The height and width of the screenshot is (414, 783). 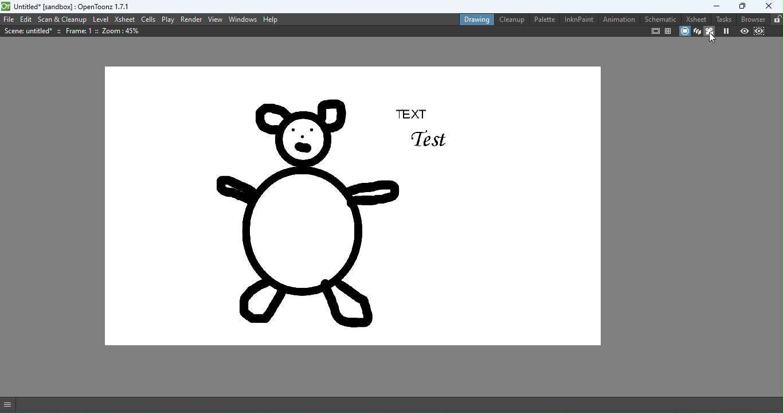 What do you see at coordinates (511, 21) in the screenshot?
I see `Cleanup` at bounding box center [511, 21].